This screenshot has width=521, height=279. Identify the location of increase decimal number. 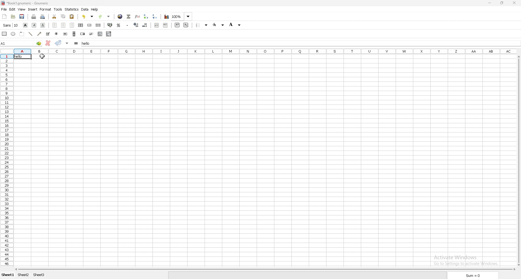
(136, 25).